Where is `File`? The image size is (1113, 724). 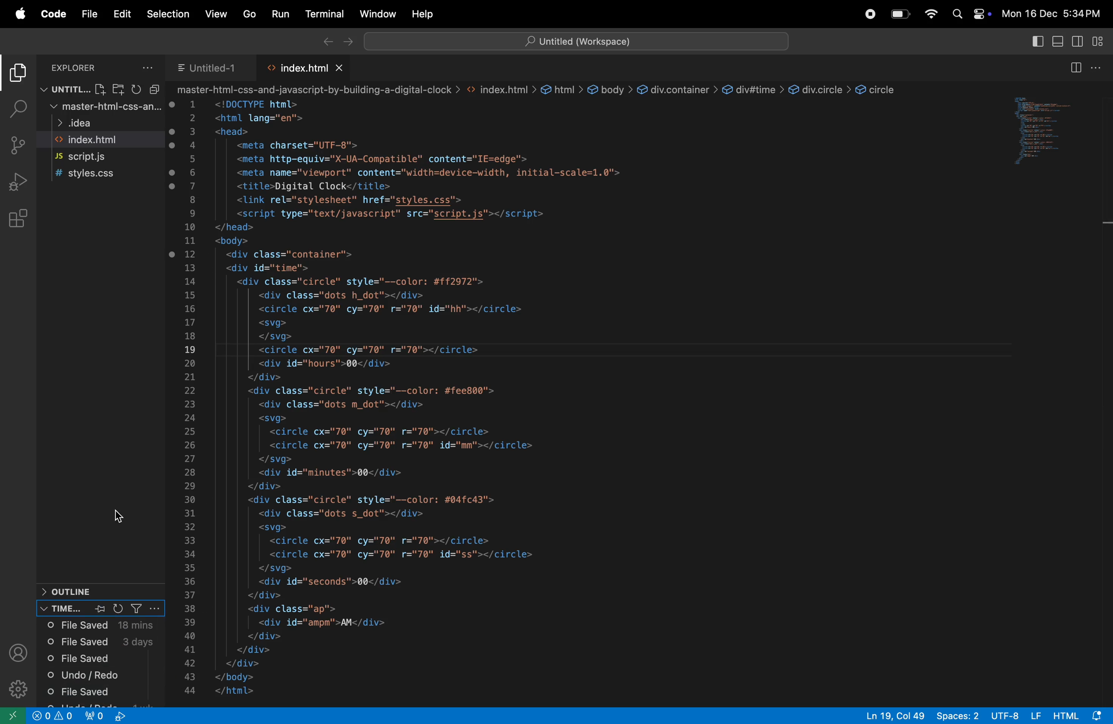 File is located at coordinates (87, 13).